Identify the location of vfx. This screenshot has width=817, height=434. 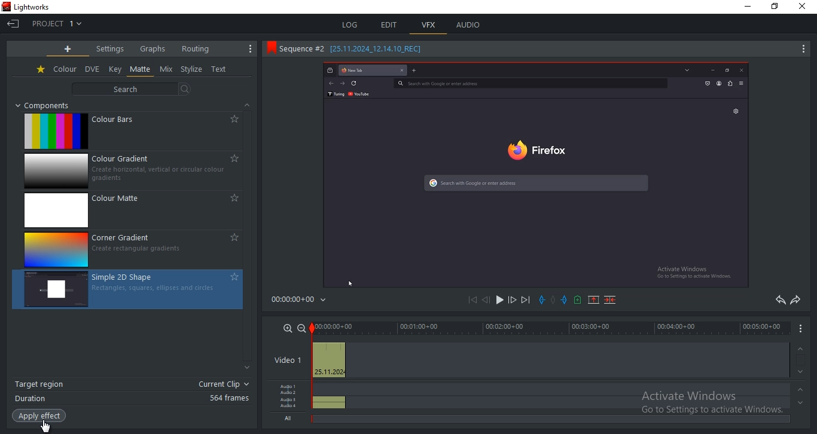
(429, 25).